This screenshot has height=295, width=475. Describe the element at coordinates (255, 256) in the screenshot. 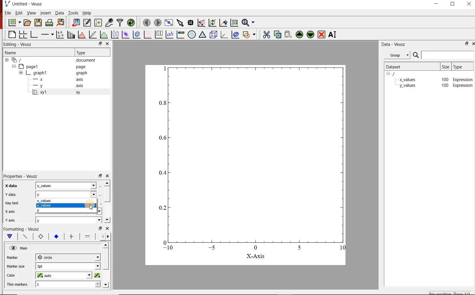

I see `X-Axis` at that location.